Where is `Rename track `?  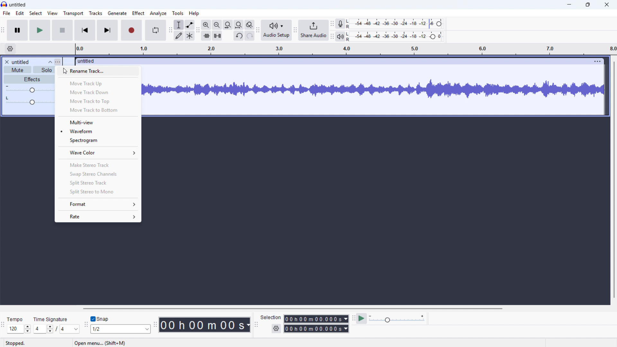 Rename track  is located at coordinates (98, 72).